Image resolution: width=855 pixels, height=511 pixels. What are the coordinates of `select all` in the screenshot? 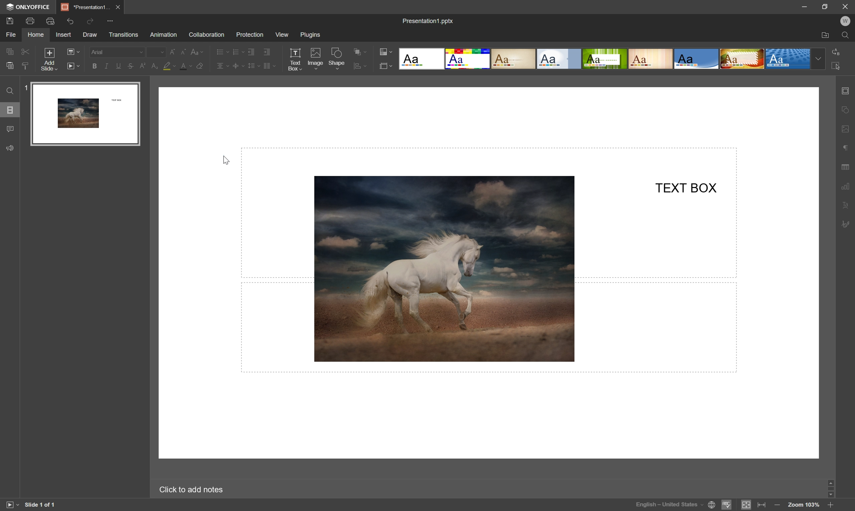 It's located at (837, 66).